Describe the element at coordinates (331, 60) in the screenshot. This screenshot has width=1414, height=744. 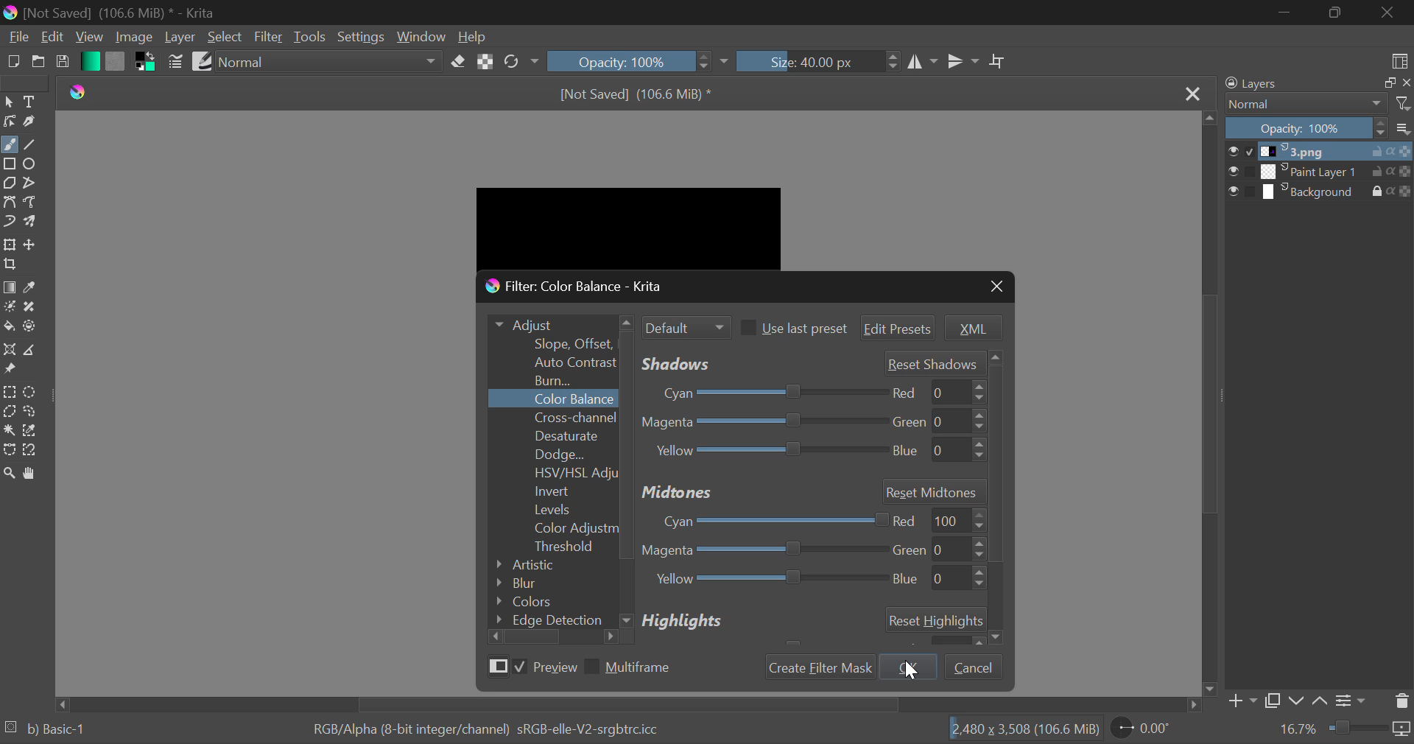
I see `Blending Mode` at that location.